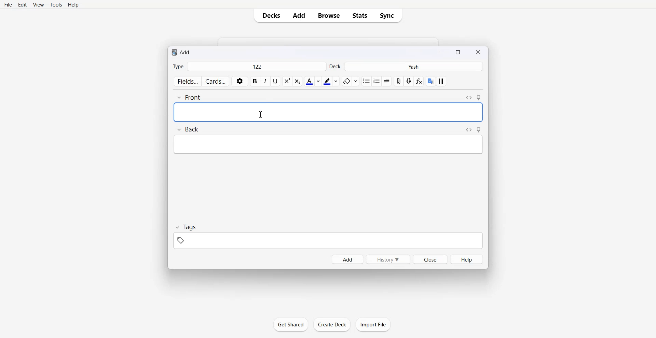 This screenshot has width=656, height=338. What do you see at coordinates (387, 81) in the screenshot?
I see `Alignments` at bounding box center [387, 81].